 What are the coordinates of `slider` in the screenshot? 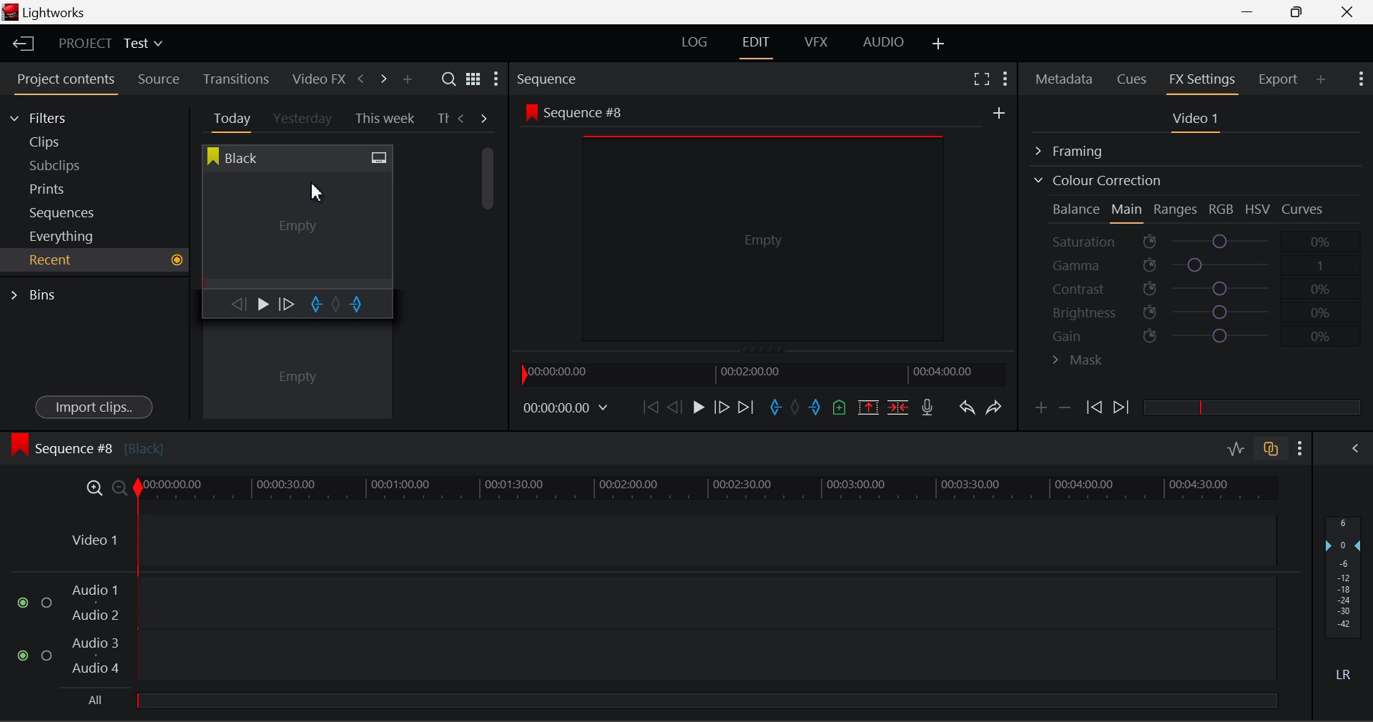 It's located at (1251, 407).